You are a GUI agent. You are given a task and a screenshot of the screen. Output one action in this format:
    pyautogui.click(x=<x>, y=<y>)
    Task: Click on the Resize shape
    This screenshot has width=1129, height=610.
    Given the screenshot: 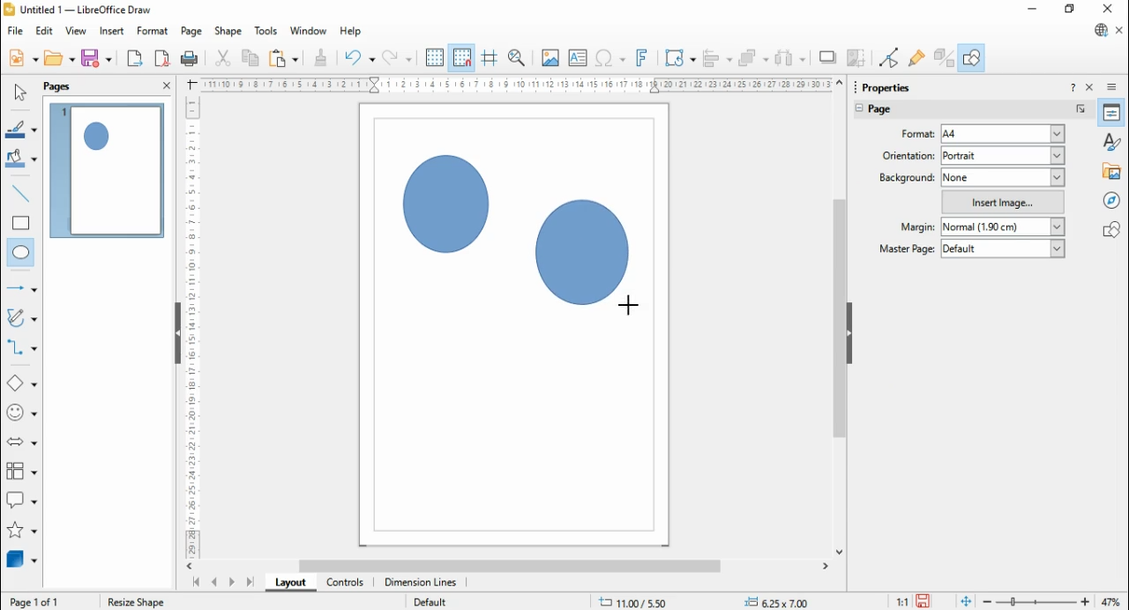 What is the action you would take?
    pyautogui.click(x=136, y=599)
    